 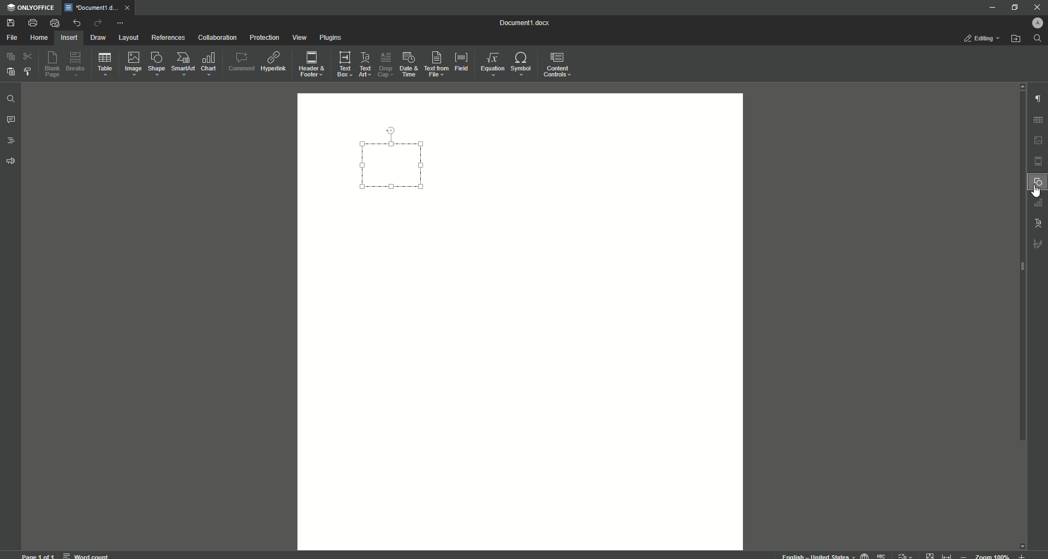 What do you see at coordinates (1040, 118) in the screenshot?
I see `table` at bounding box center [1040, 118].